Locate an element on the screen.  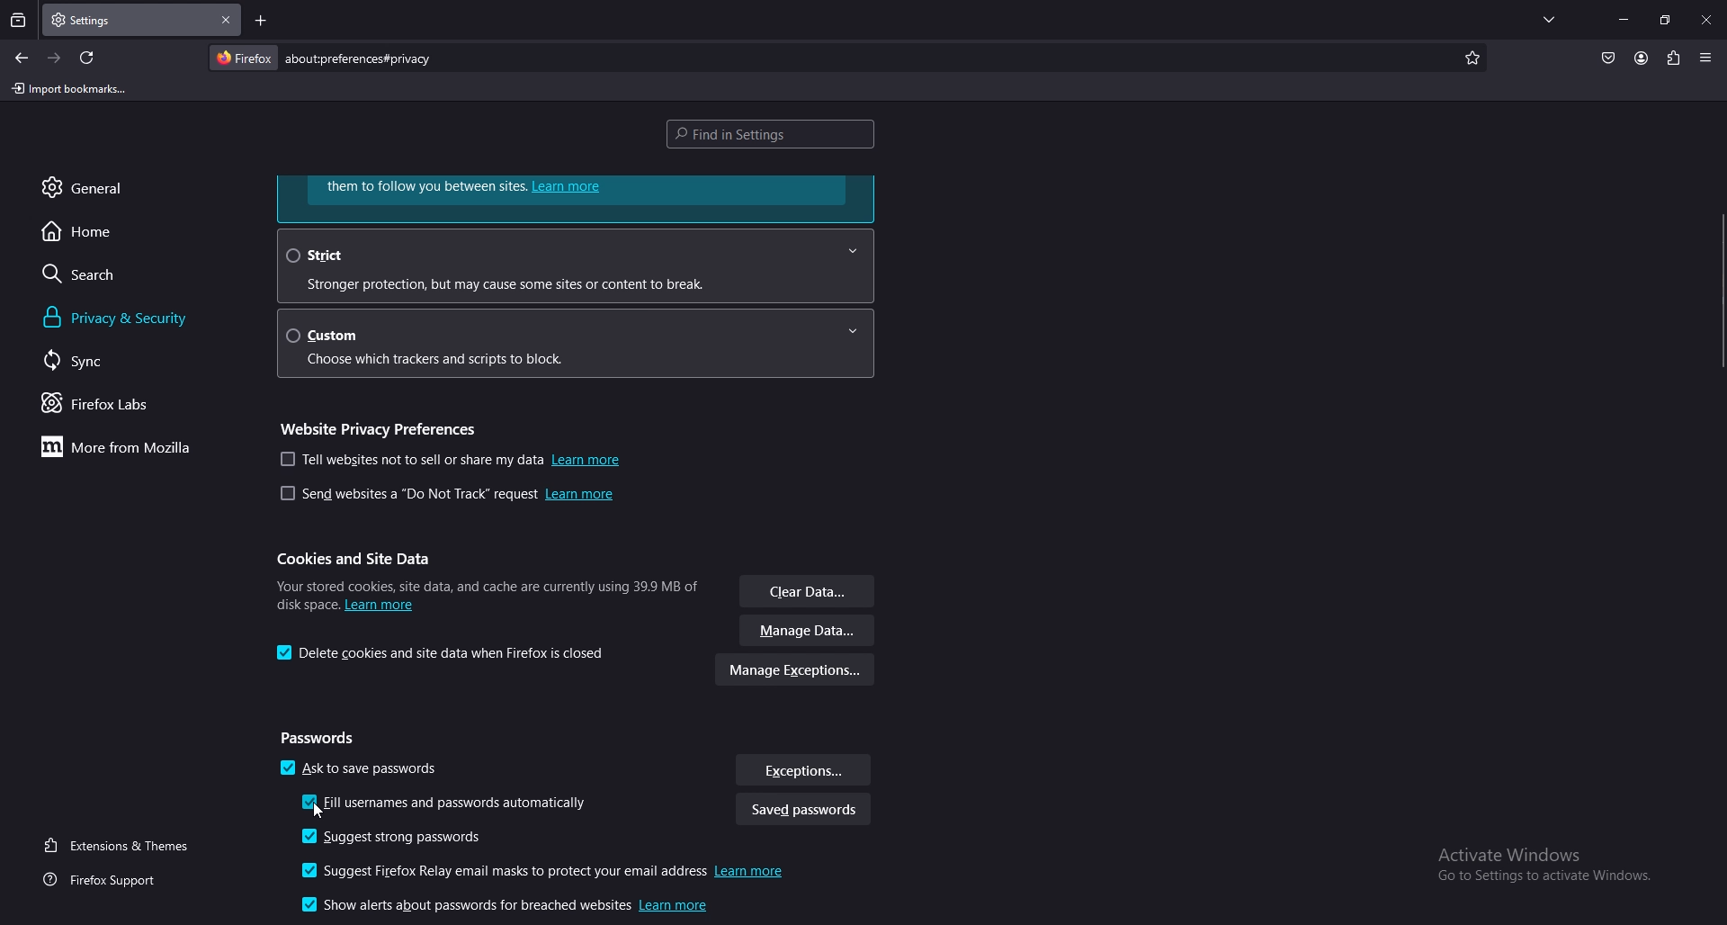
firefox is located at coordinates (243, 58).